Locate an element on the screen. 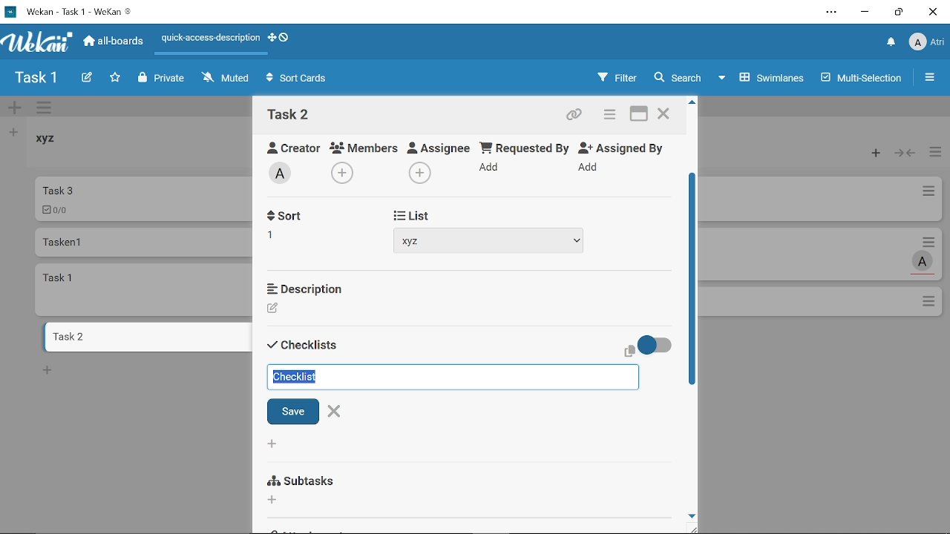 The image size is (950, 534). Create is located at coordinates (86, 79).